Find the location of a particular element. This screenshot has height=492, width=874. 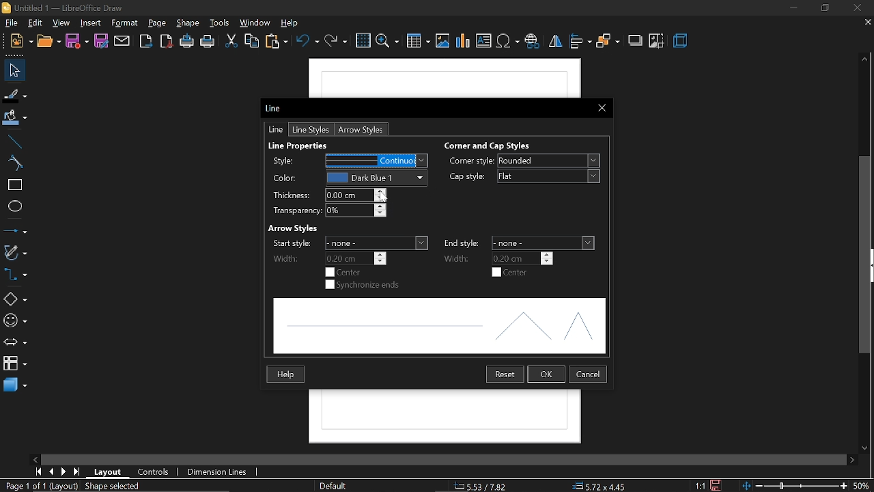

line style is located at coordinates (310, 129).